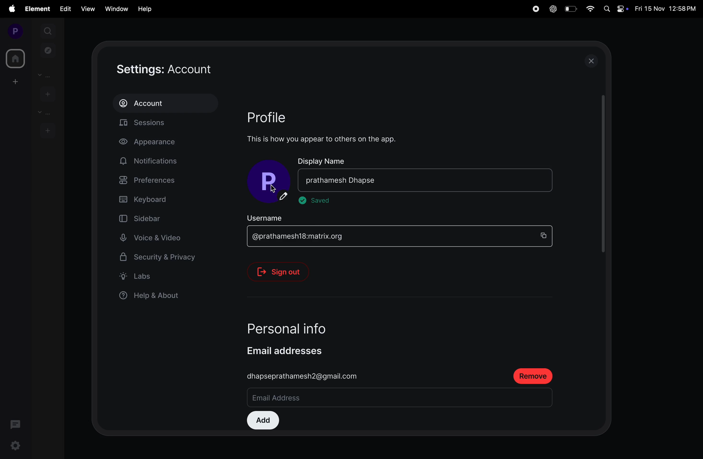 The image size is (703, 459). Describe the element at coordinates (524, 179) in the screenshot. I see `apply` at that location.